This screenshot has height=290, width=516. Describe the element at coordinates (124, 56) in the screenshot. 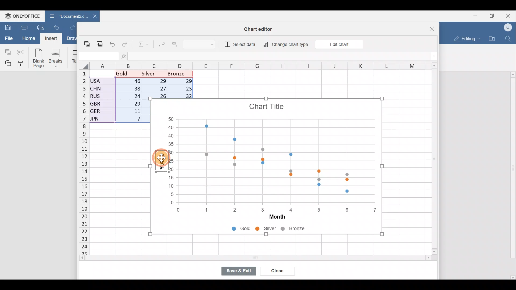

I see `Insert function` at that location.